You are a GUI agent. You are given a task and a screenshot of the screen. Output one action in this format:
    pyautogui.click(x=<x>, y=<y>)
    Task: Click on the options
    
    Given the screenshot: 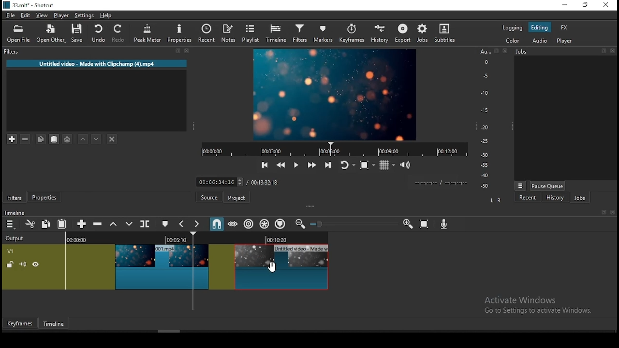 What is the action you would take?
    pyautogui.click(x=520, y=185)
    